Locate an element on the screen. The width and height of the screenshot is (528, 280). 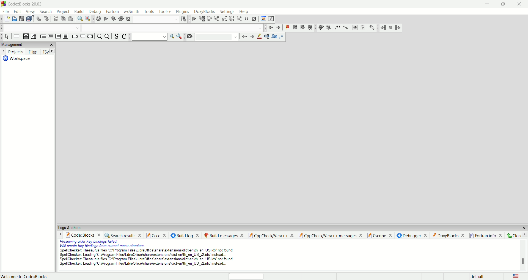
maximize is located at coordinates (501, 5).